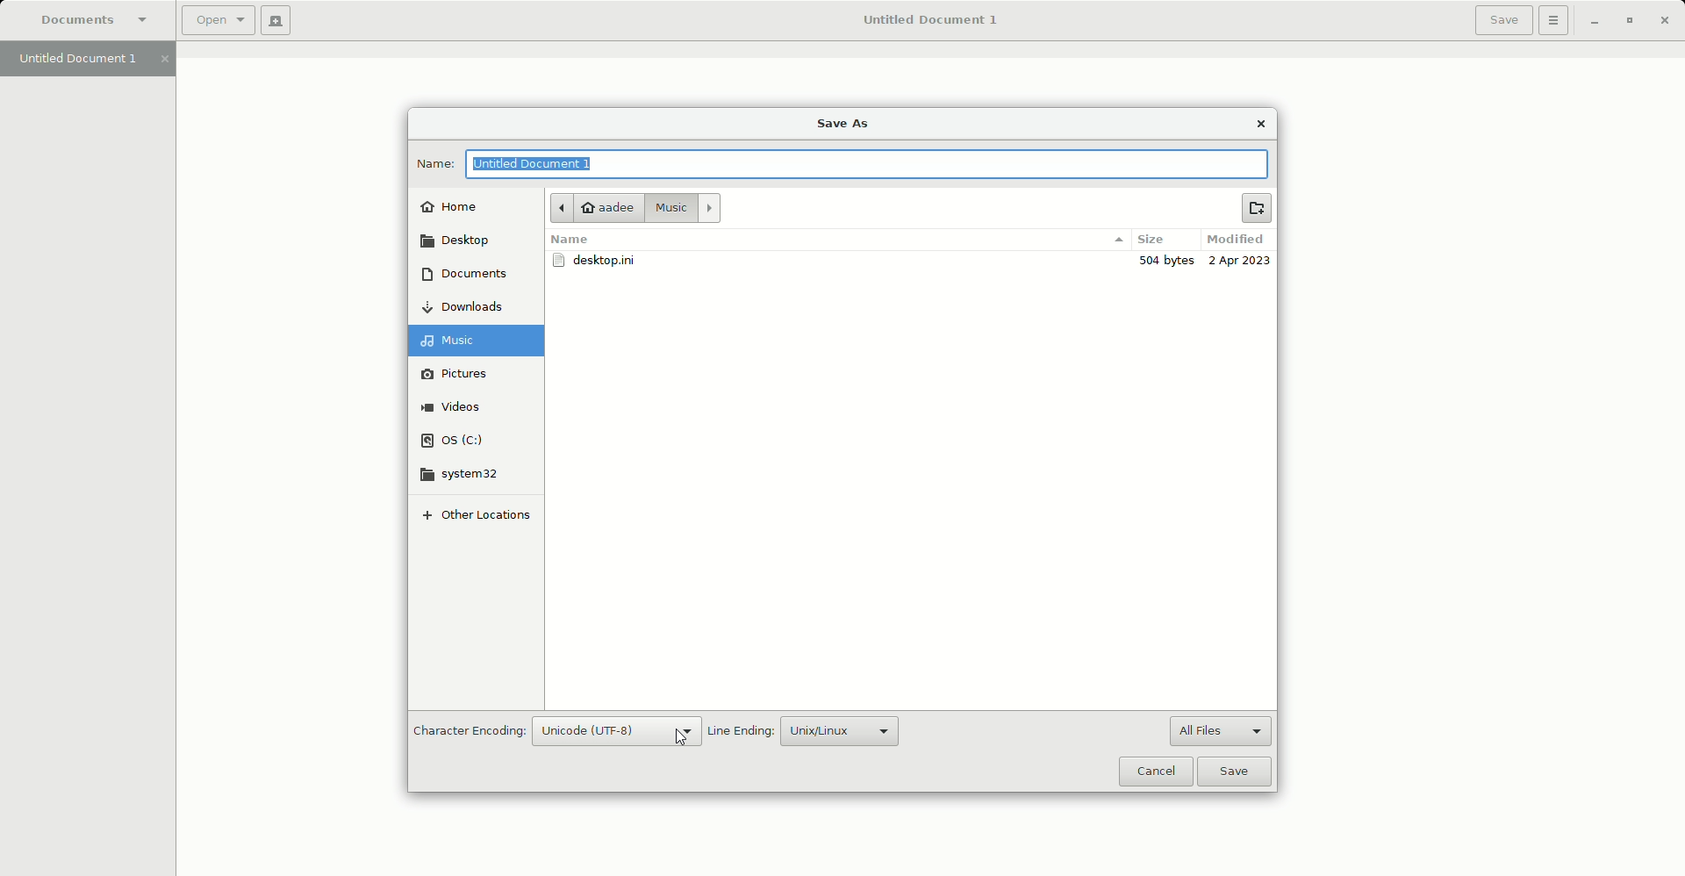 Image resolution: width=1685 pixels, height=876 pixels. Describe the element at coordinates (738, 731) in the screenshot. I see `Line Ending` at that location.